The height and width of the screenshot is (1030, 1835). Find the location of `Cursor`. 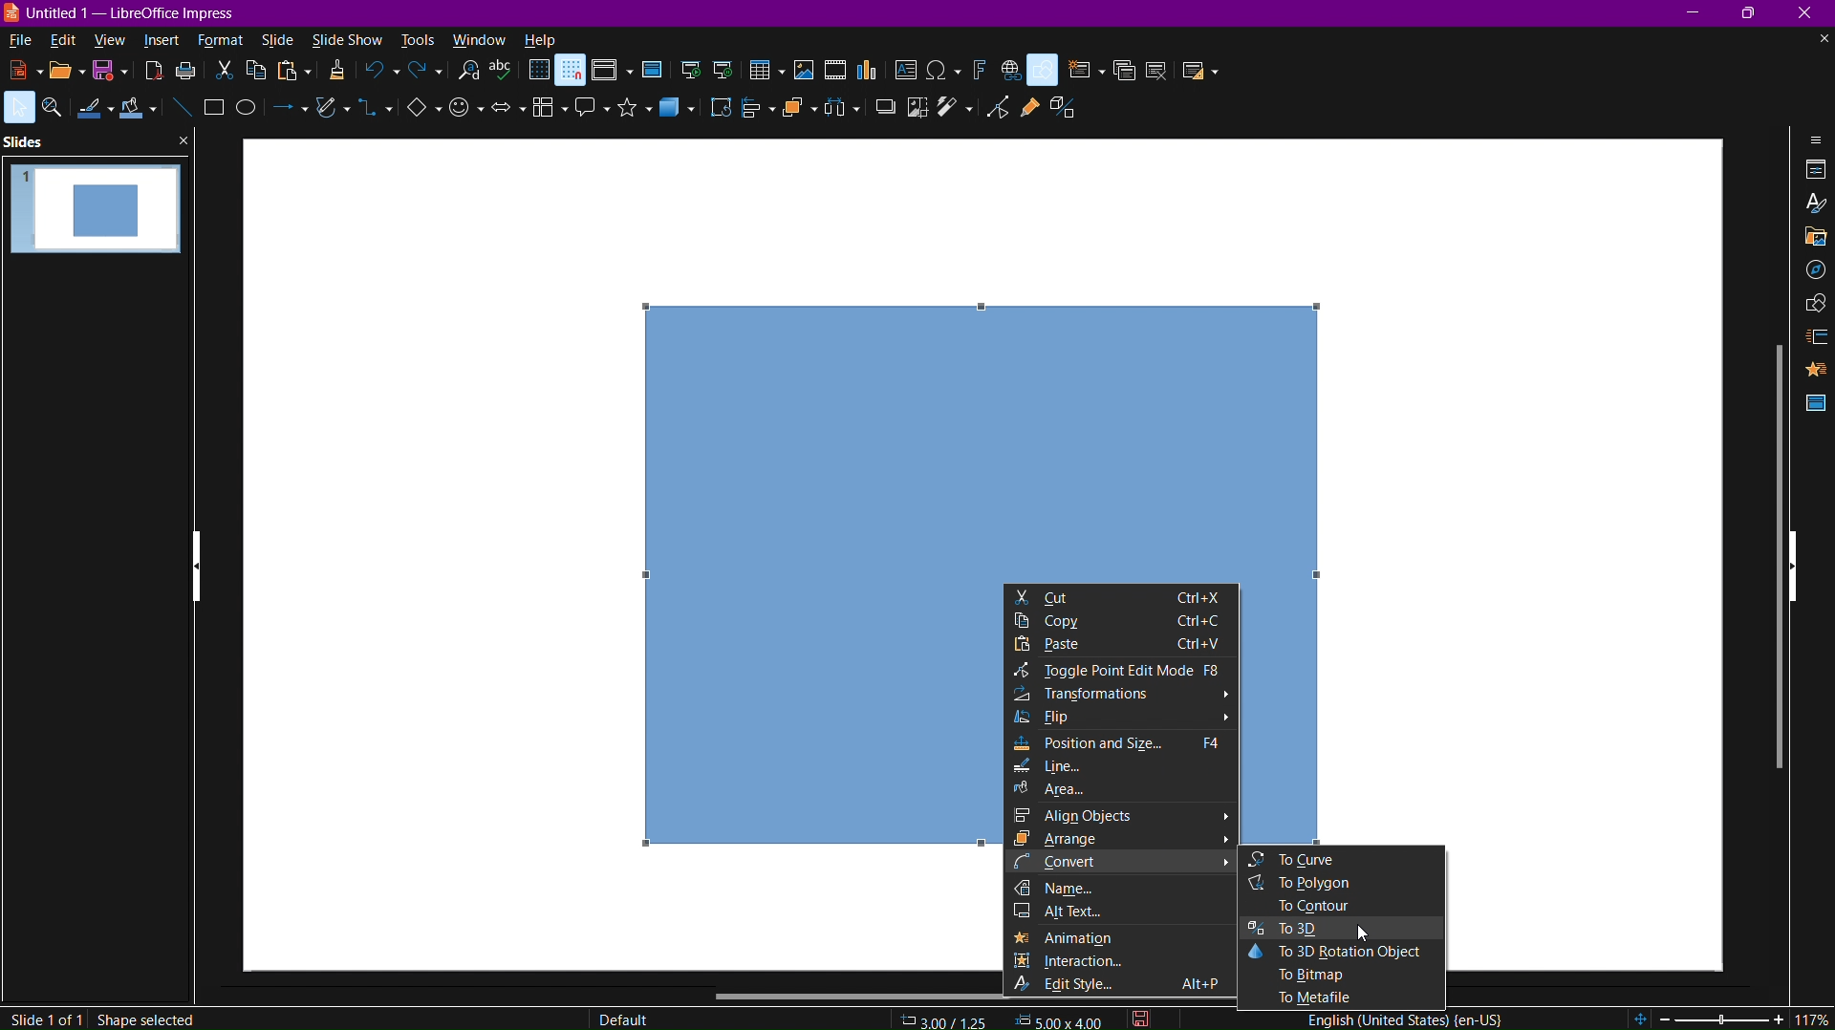

Cursor is located at coordinates (1366, 933).